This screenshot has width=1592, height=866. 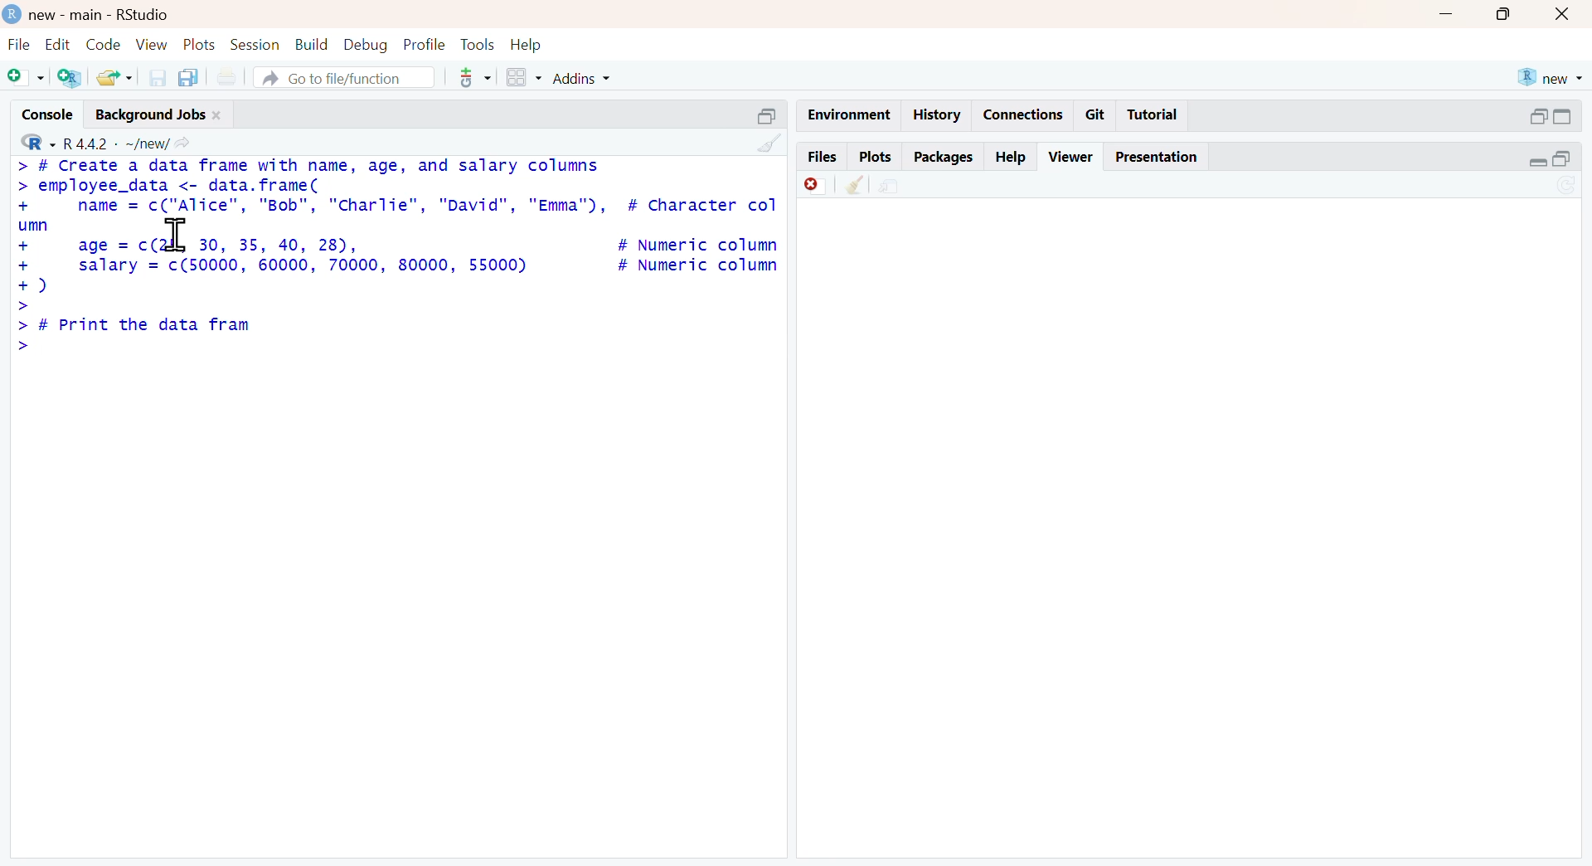 I want to click on Addins , so click(x=606, y=78).